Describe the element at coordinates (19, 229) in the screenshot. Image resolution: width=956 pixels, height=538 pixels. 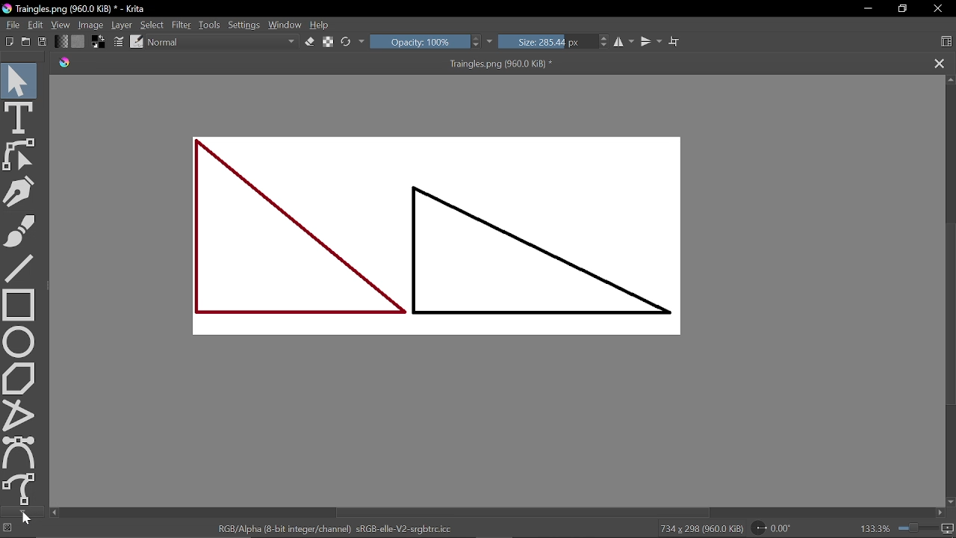
I see `Freehand brush tool` at that location.